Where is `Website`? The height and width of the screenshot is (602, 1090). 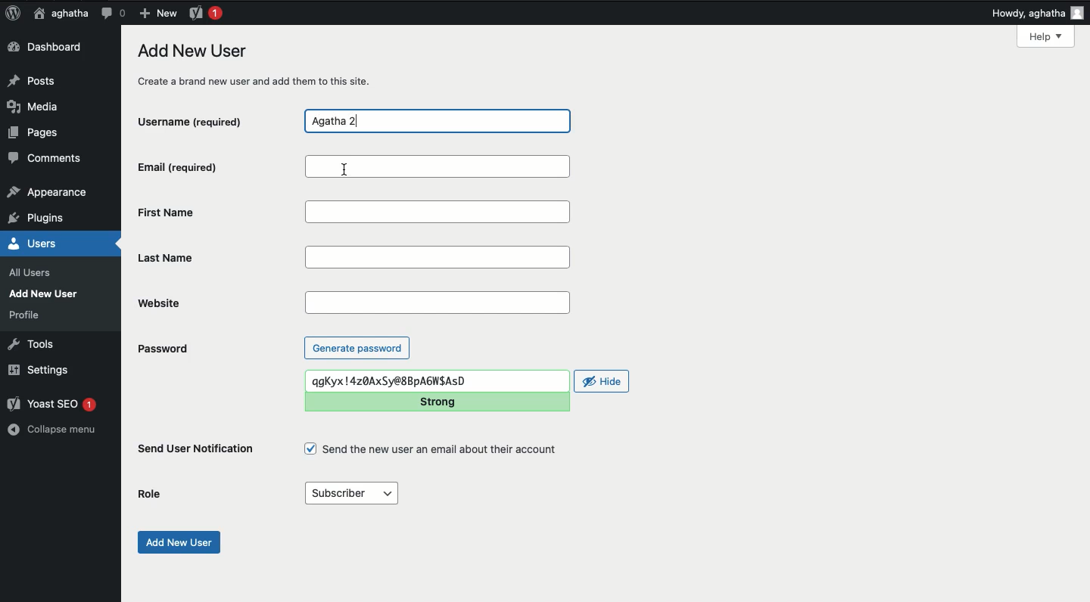
Website is located at coordinates (220, 303).